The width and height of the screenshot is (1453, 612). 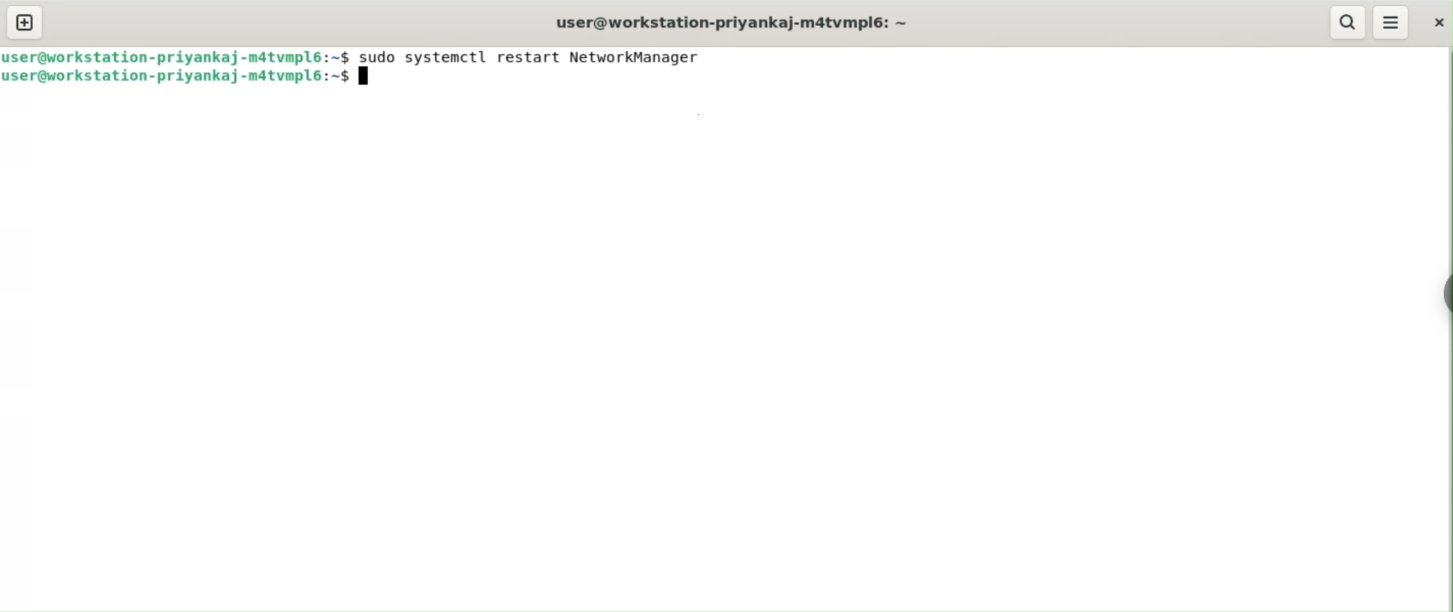 What do you see at coordinates (1438, 23) in the screenshot?
I see `close` at bounding box center [1438, 23].